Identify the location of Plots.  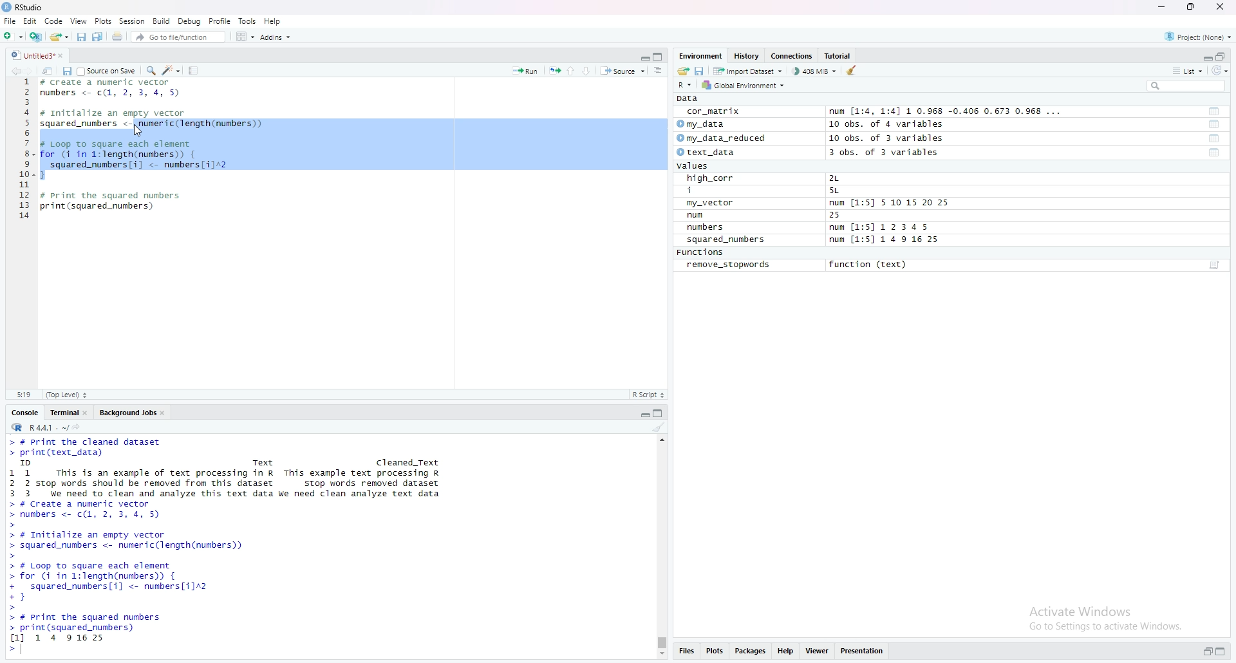
(715, 652).